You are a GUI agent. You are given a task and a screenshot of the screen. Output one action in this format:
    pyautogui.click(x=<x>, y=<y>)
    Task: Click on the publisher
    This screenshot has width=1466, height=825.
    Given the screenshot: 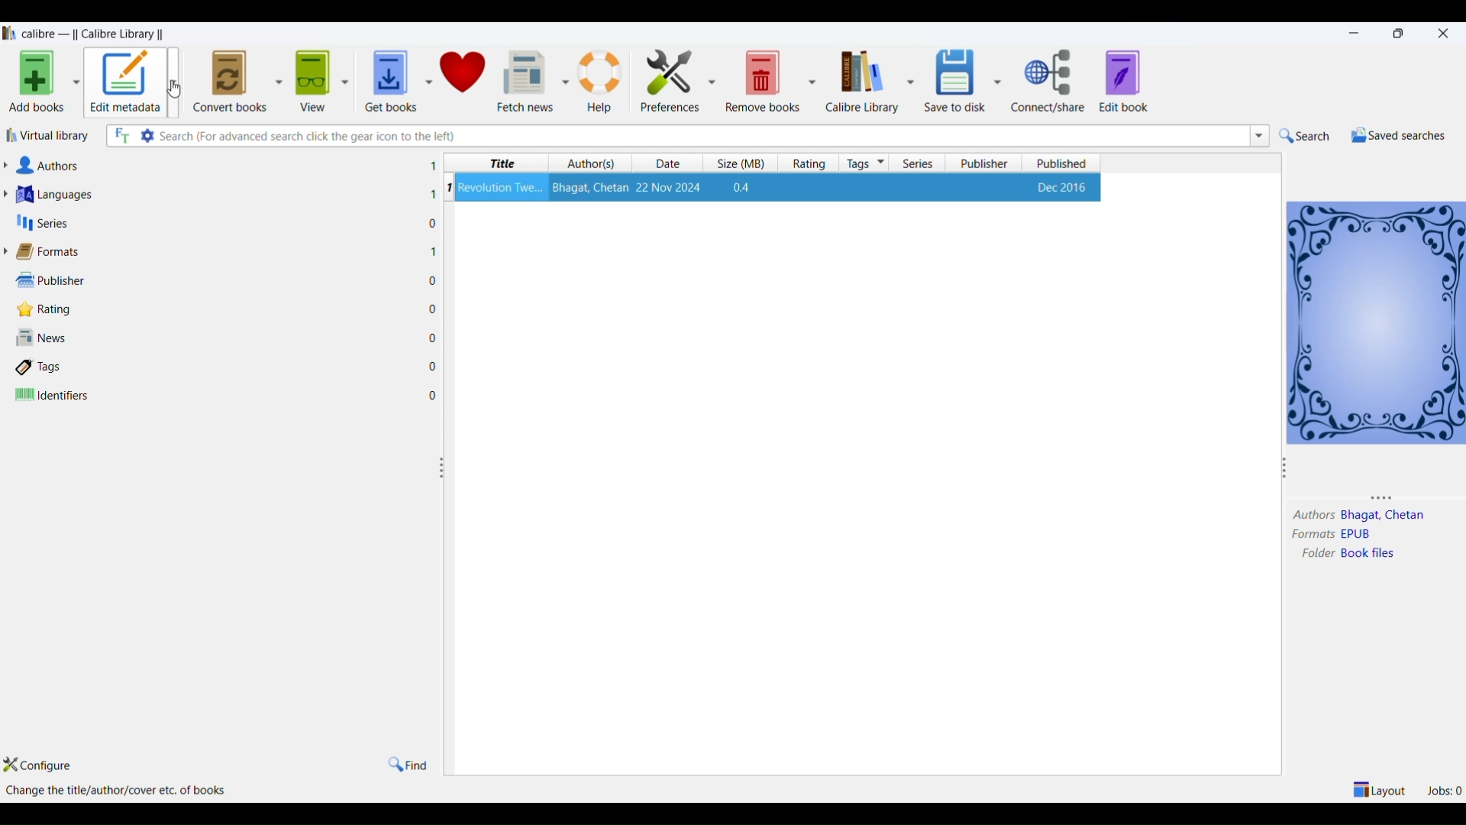 What is the action you would take?
    pyautogui.click(x=986, y=163)
    